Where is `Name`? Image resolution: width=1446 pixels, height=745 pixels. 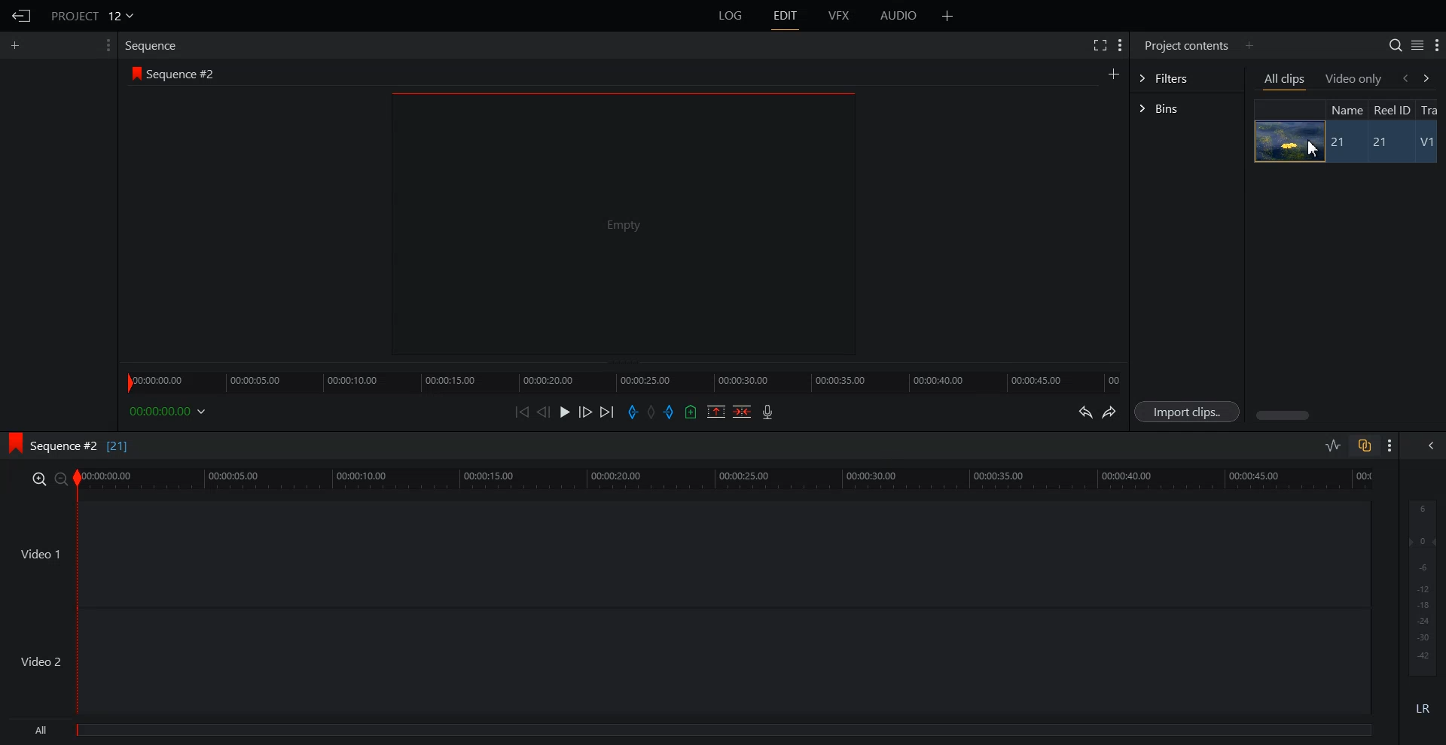 Name is located at coordinates (1345, 109).